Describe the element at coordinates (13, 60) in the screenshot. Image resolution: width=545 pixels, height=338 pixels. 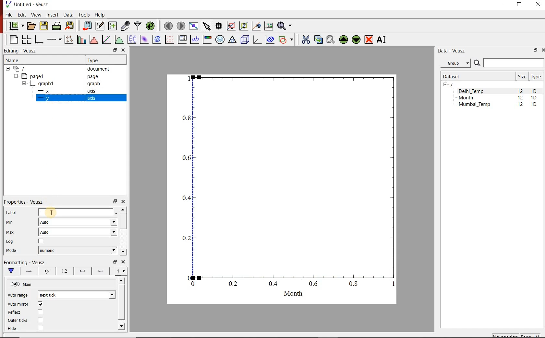
I see `Name` at that location.